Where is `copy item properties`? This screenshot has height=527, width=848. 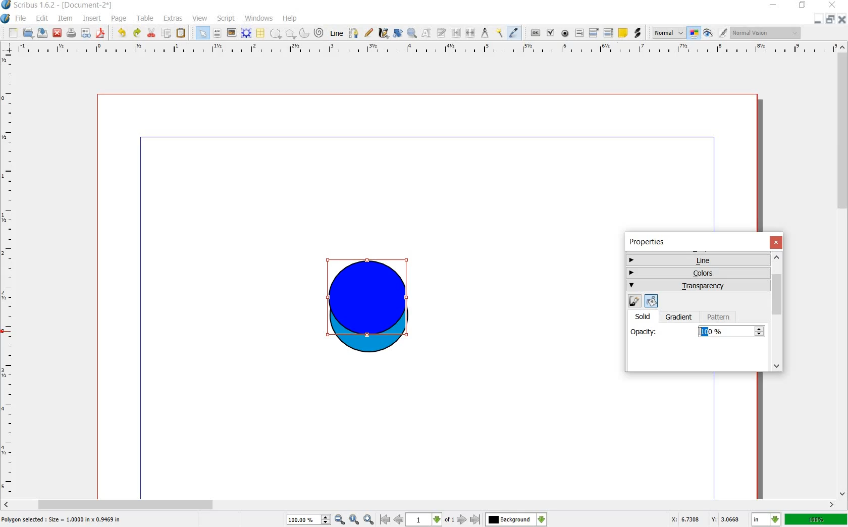 copy item properties is located at coordinates (500, 34).